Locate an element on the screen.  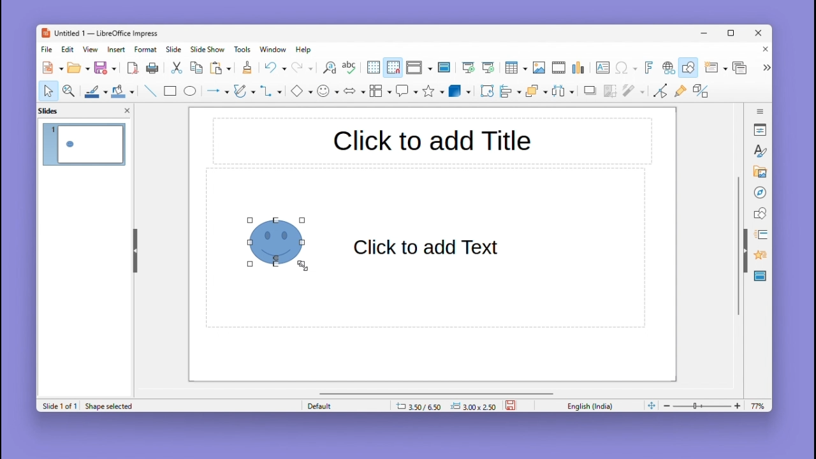
Styles is located at coordinates (761, 150).